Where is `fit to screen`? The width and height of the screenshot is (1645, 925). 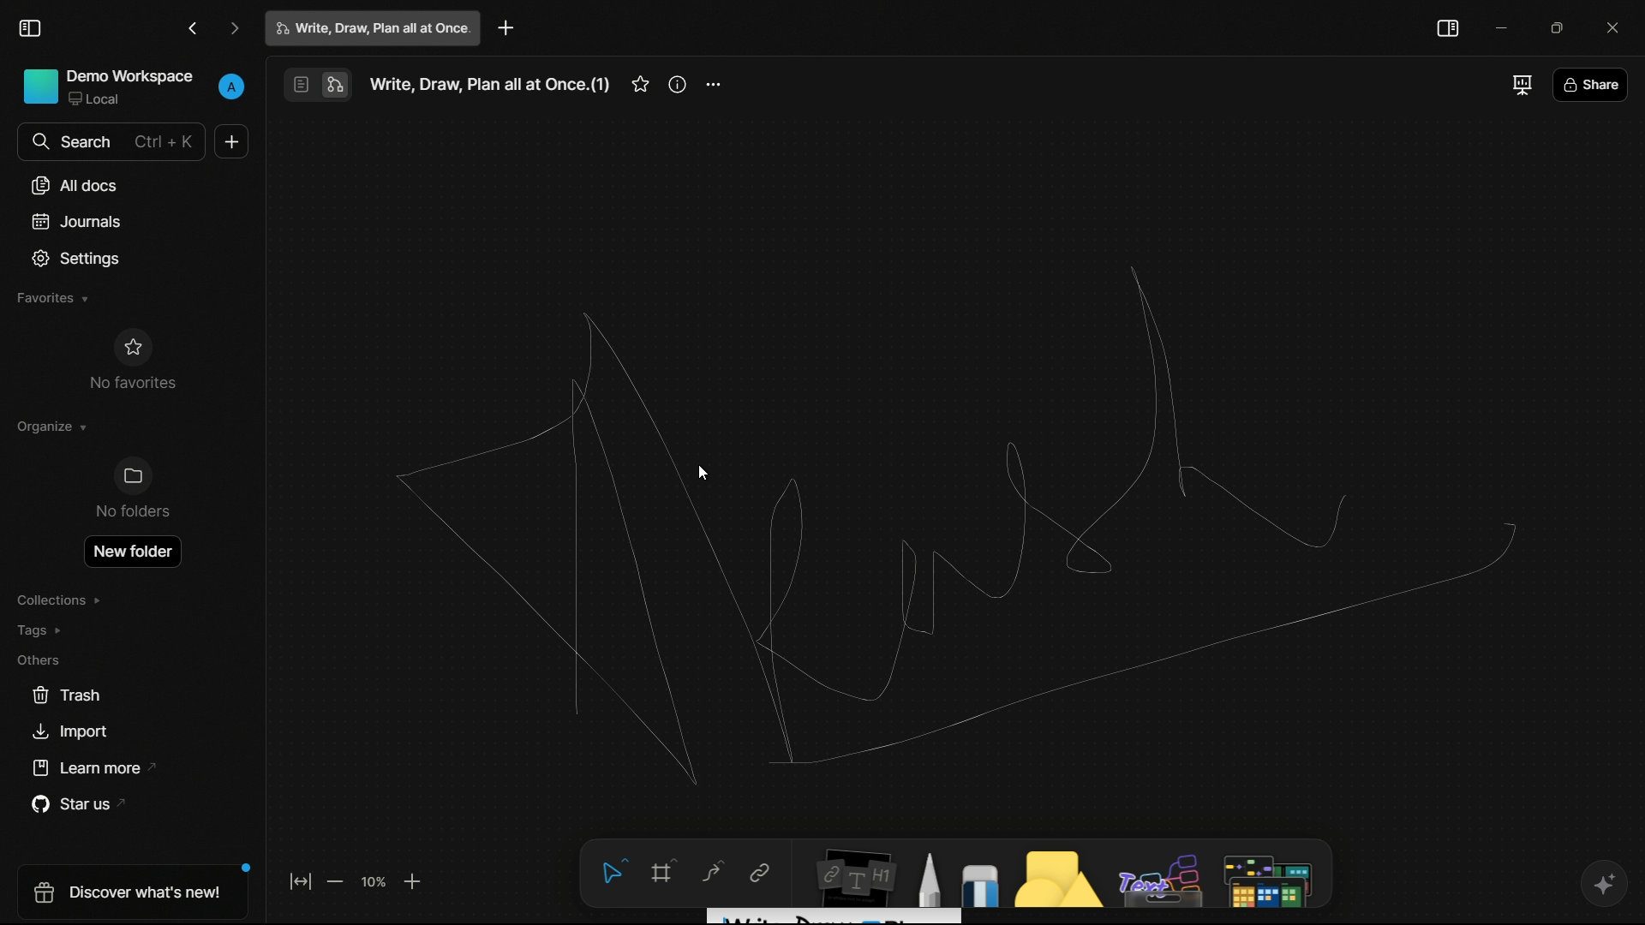 fit to screen is located at coordinates (300, 880).